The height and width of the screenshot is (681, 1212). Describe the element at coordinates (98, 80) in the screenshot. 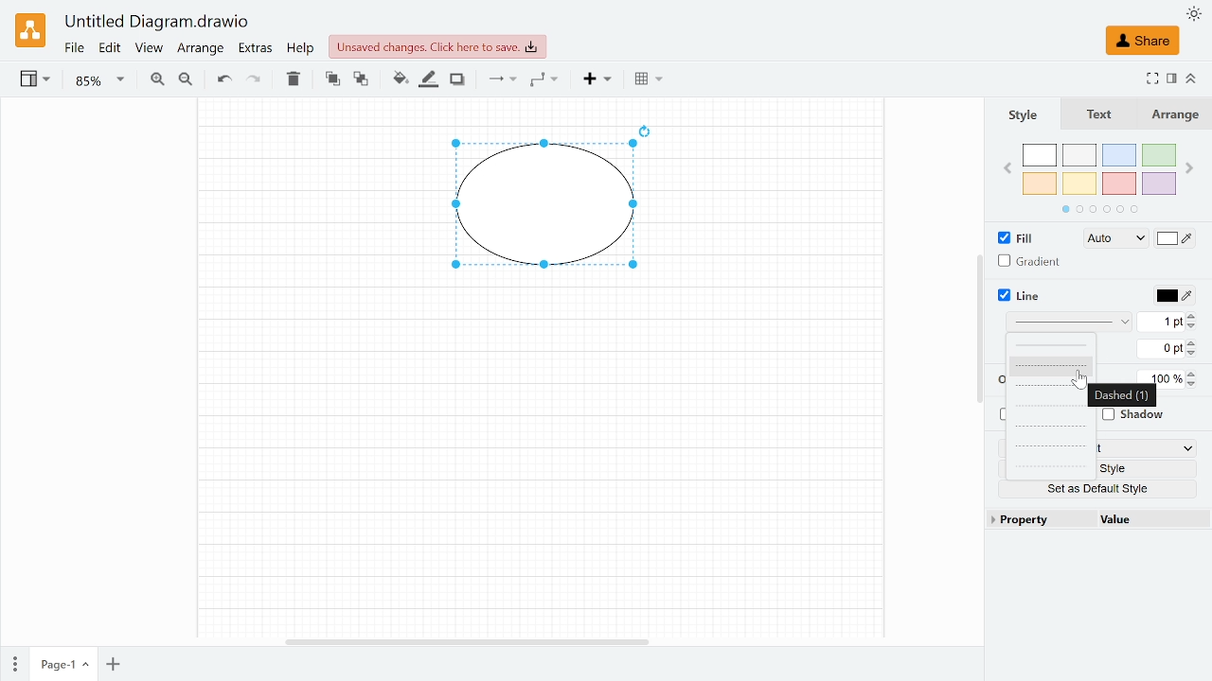

I see `Zoom` at that location.